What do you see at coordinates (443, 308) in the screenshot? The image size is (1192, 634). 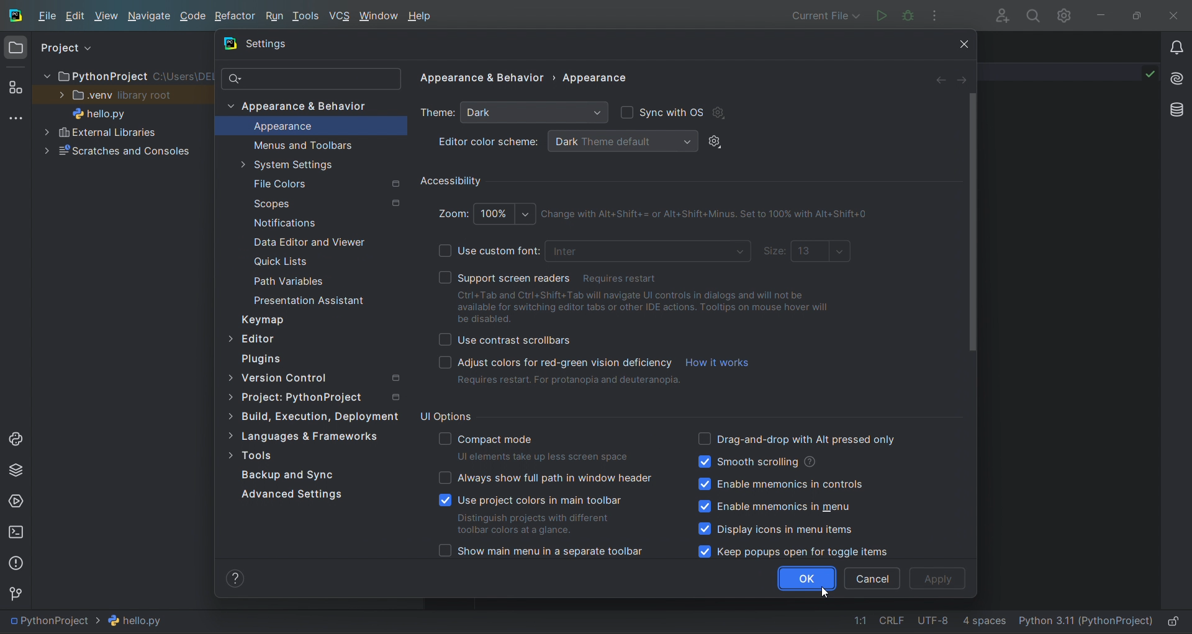 I see `checkboxes` at bounding box center [443, 308].